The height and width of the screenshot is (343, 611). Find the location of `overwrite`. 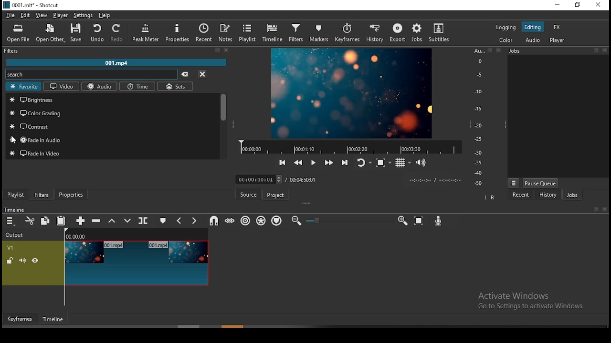

overwrite is located at coordinates (129, 220).